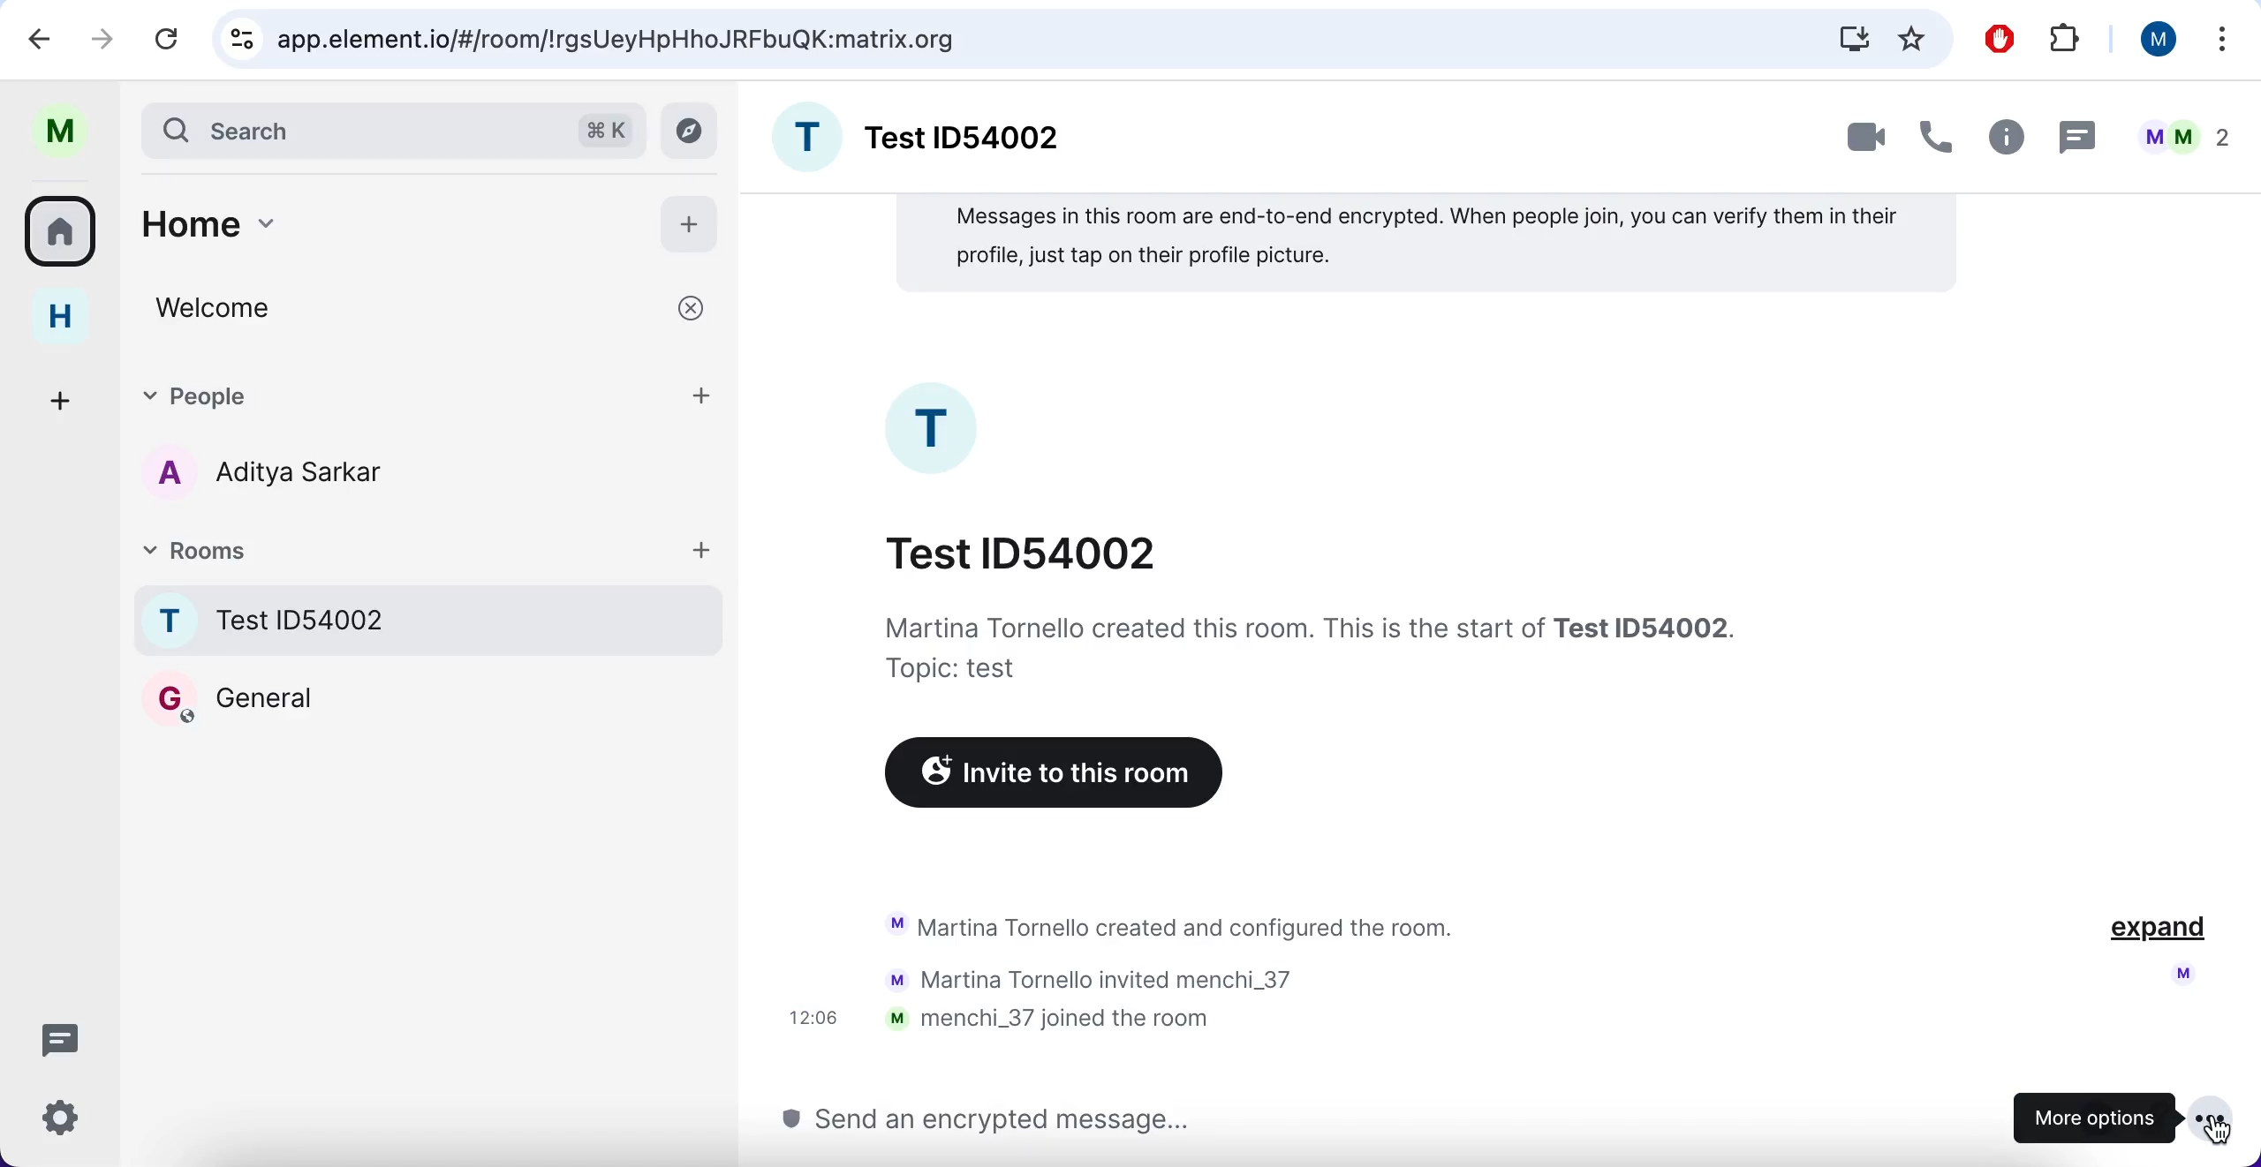 This screenshot has height=1167, width=2261. What do you see at coordinates (2212, 1126) in the screenshot?
I see `cursor on more options` at bounding box center [2212, 1126].